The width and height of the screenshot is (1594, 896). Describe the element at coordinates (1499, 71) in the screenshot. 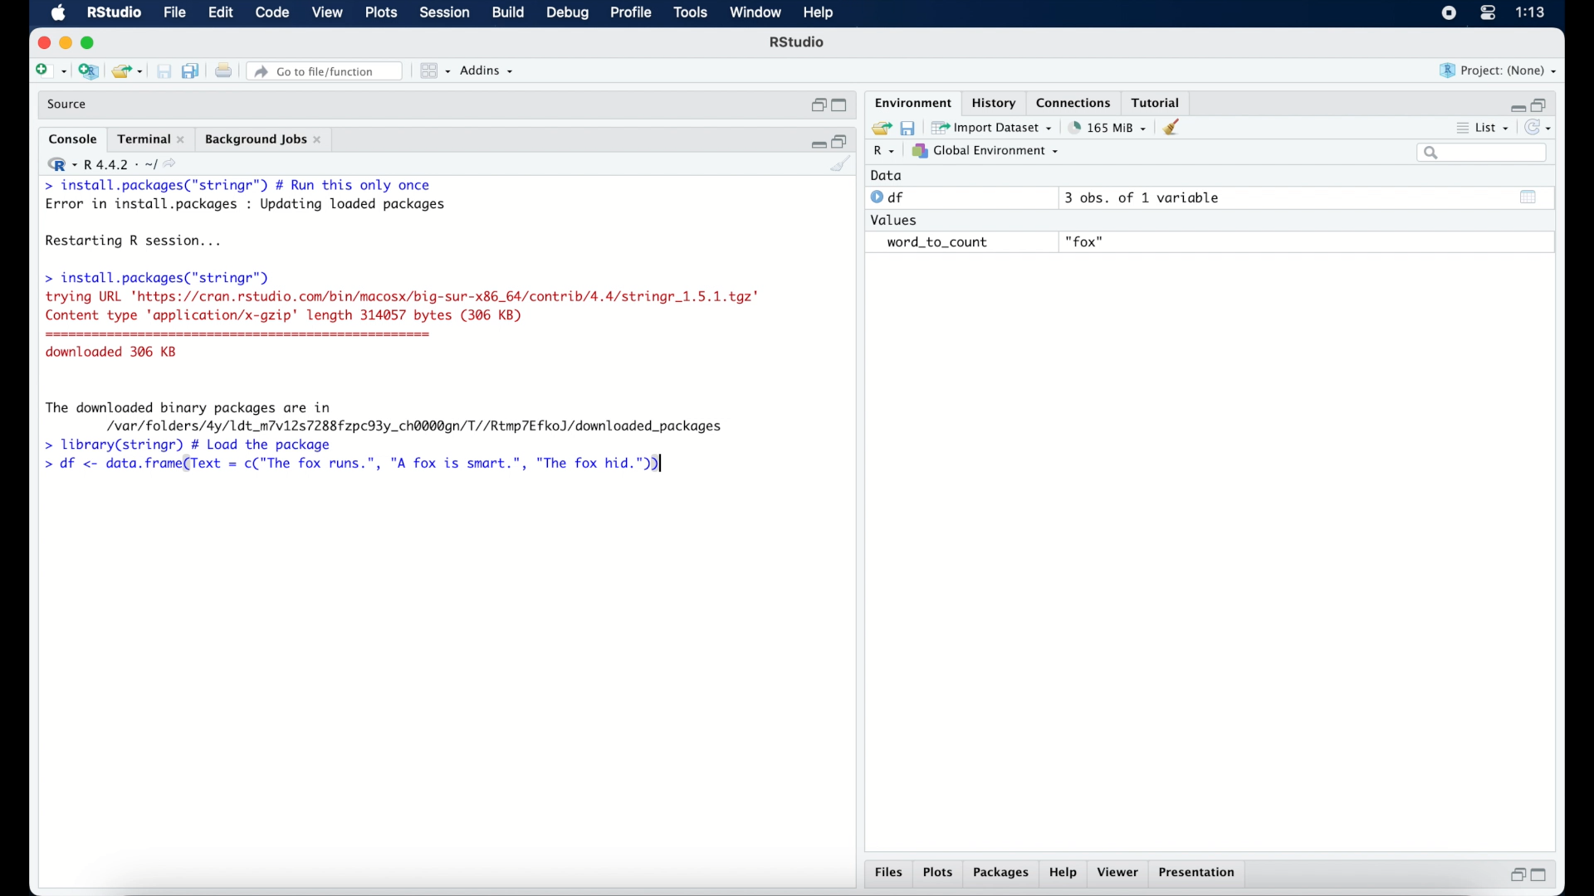

I see `project (none)` at that location.